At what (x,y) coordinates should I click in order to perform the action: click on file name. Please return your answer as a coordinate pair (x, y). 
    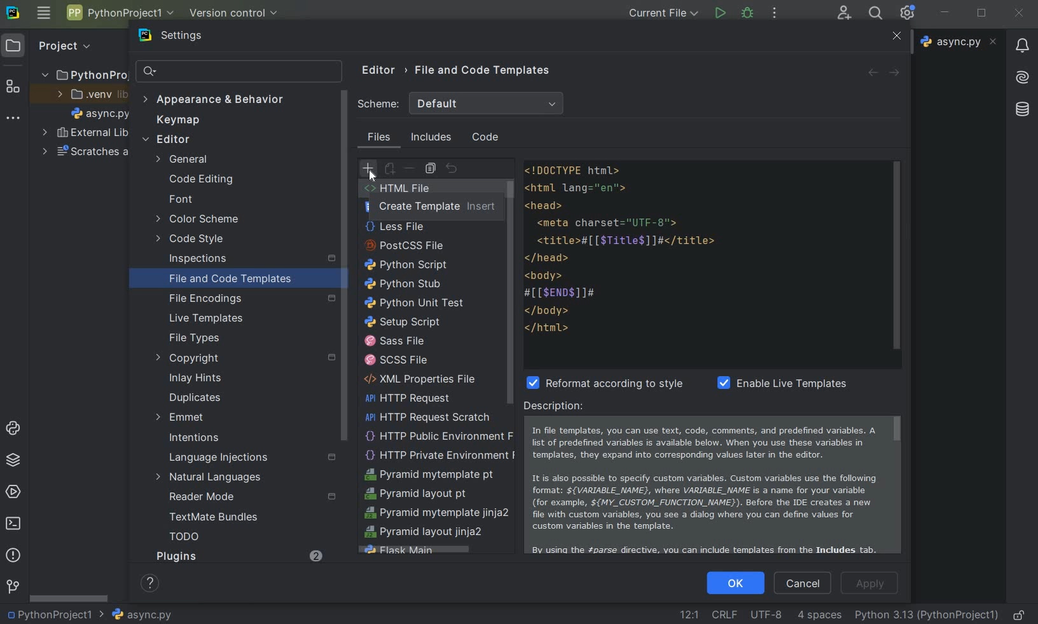
    Looking at the image, I should click on (144, 616).